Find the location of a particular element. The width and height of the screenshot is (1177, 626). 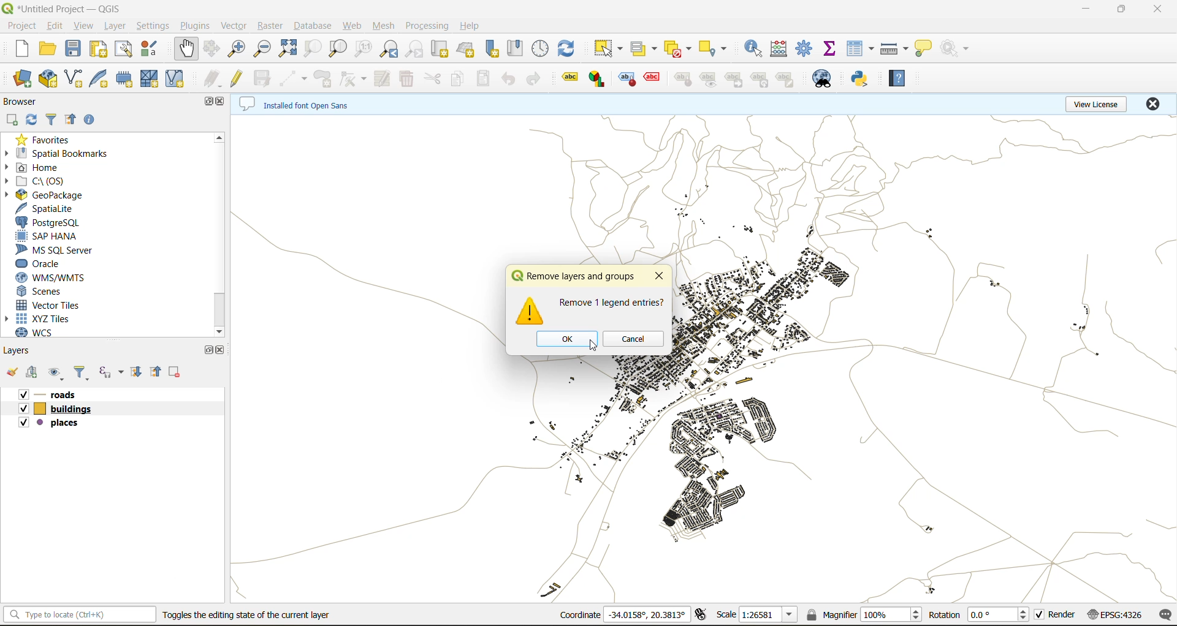

save edits is located at coordinates (267, 81).